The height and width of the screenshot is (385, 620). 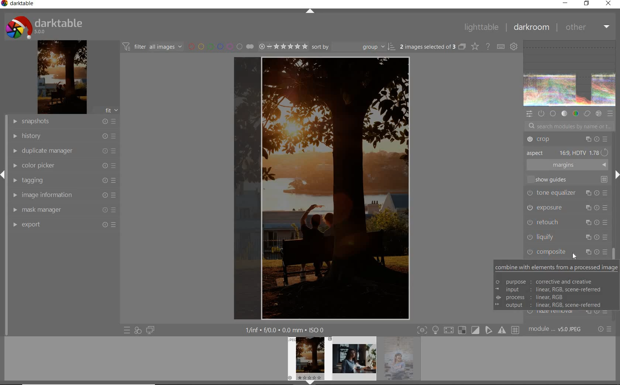 I want to click on composite, so click(x=567, y=252).